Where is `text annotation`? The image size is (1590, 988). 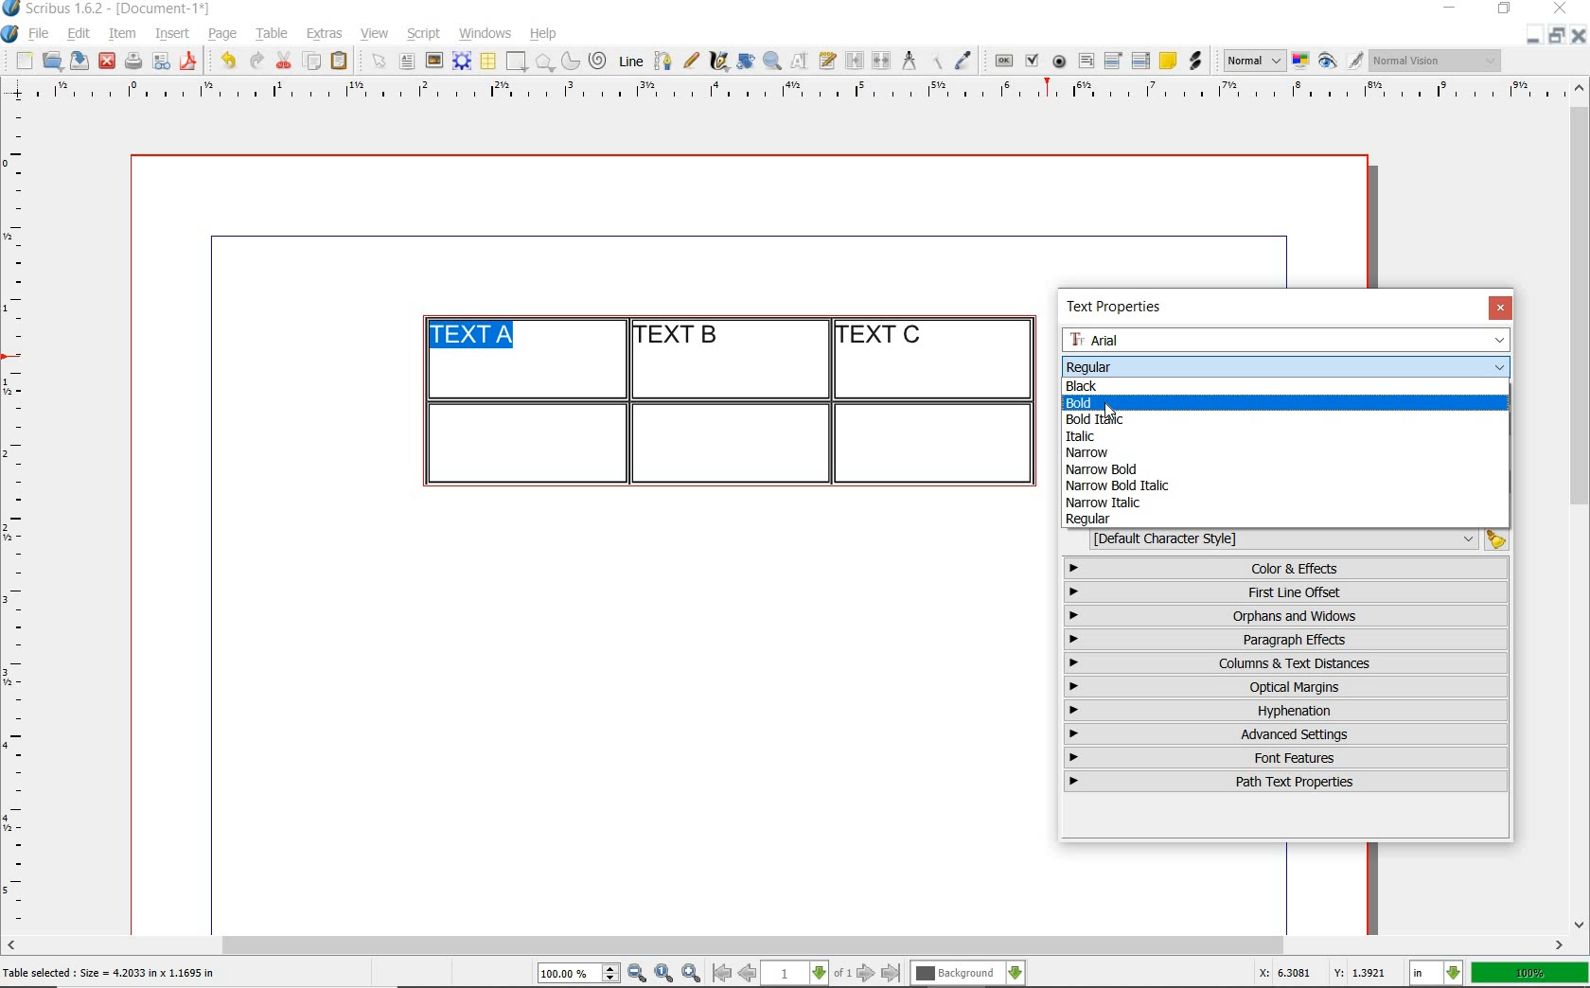 text annotation is located at coordinates (1167, 62).